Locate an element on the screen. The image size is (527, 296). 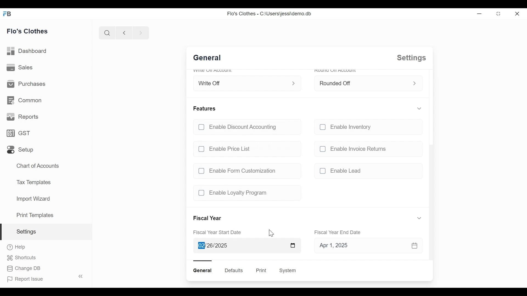
Report Issue is located at coordinates (44, 278).